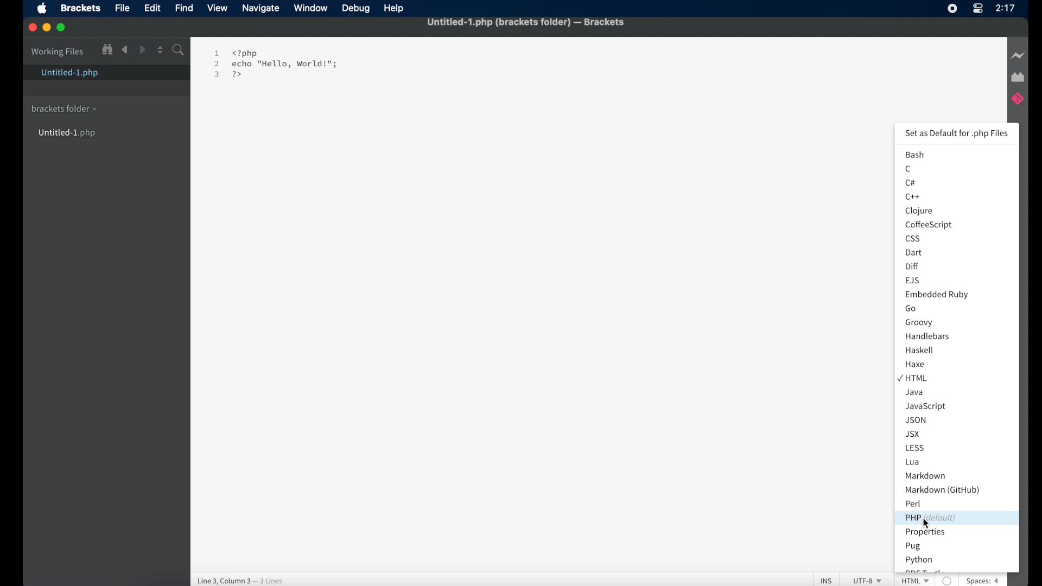 Image resolution: width=1042 pixels, height=586 pixels. Describe the element at coordinates (928, 336) in the screenshot. I see `handlebars` at that location.